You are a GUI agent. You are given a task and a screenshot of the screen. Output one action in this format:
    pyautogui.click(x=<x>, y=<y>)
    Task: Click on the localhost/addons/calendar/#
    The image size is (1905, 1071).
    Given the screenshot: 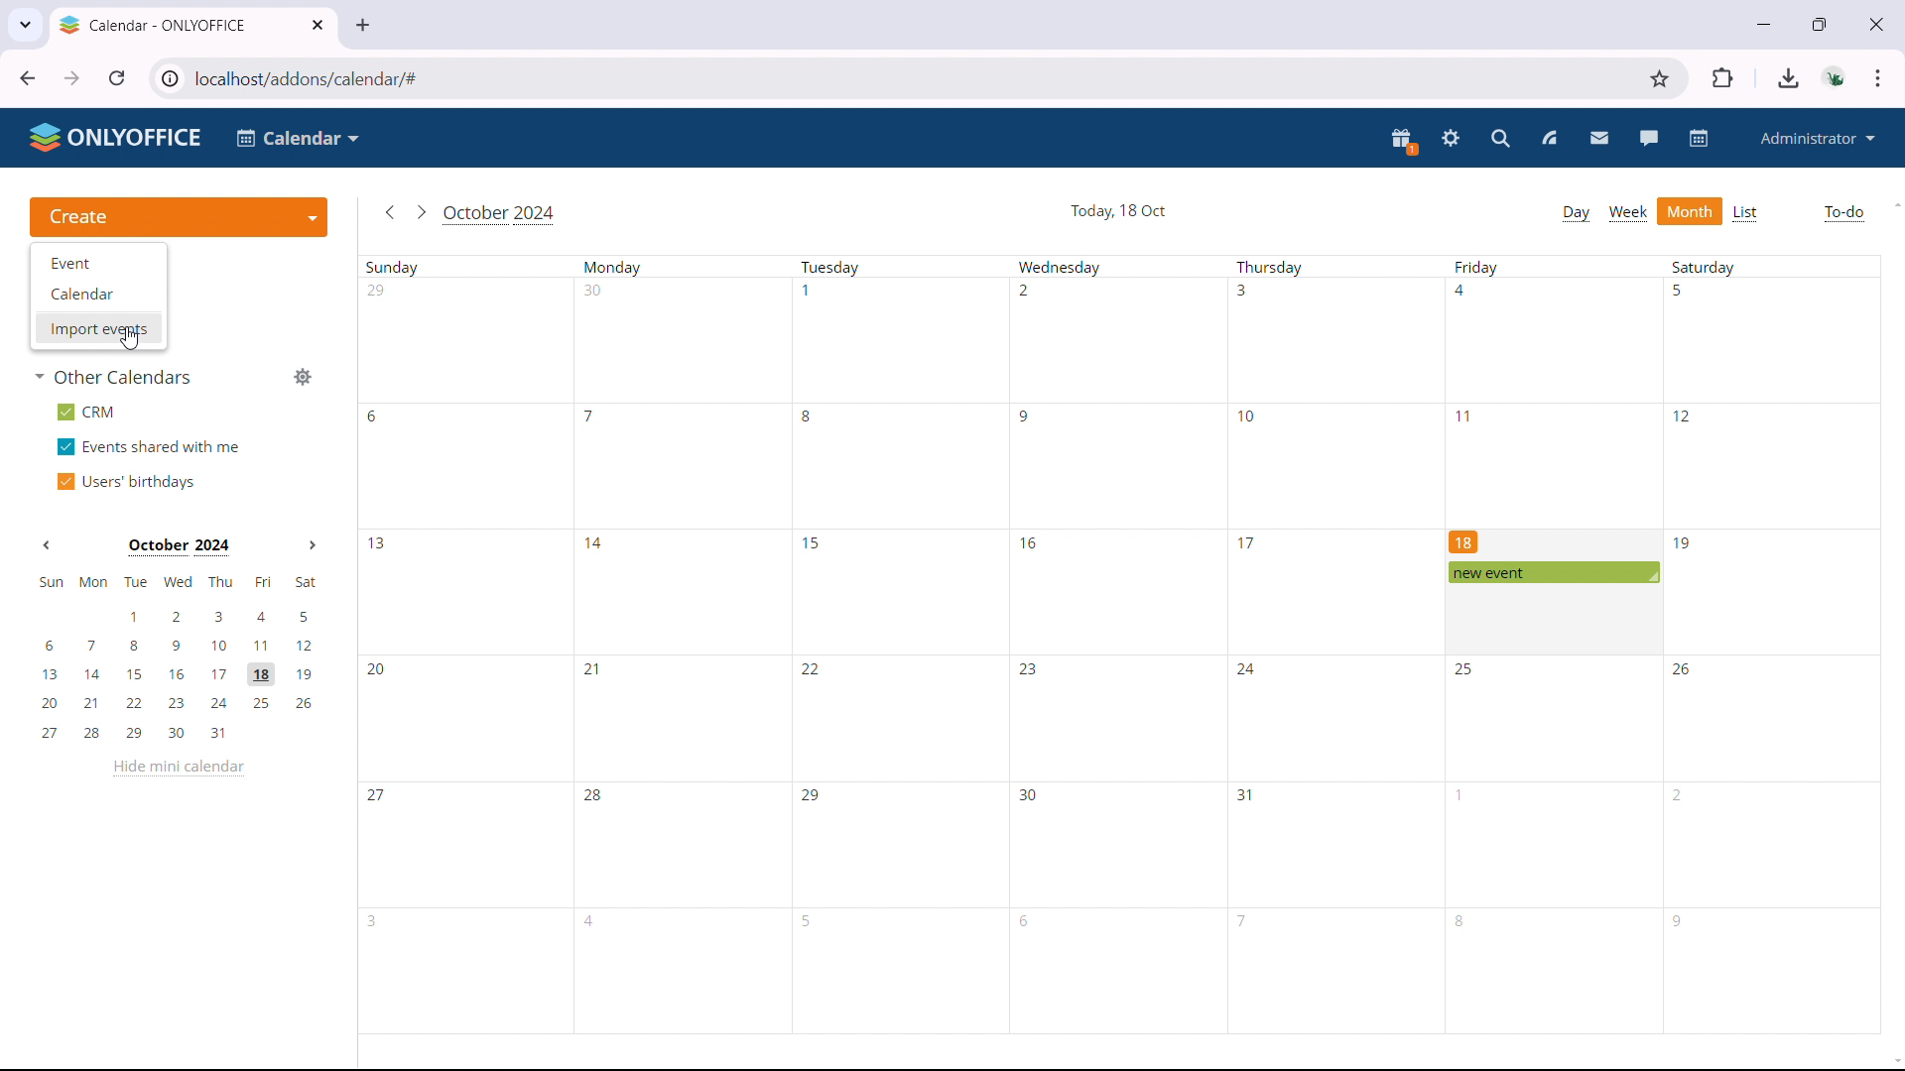 What is the action you would take?
    pyautogui.click(x=323, y=78)
    